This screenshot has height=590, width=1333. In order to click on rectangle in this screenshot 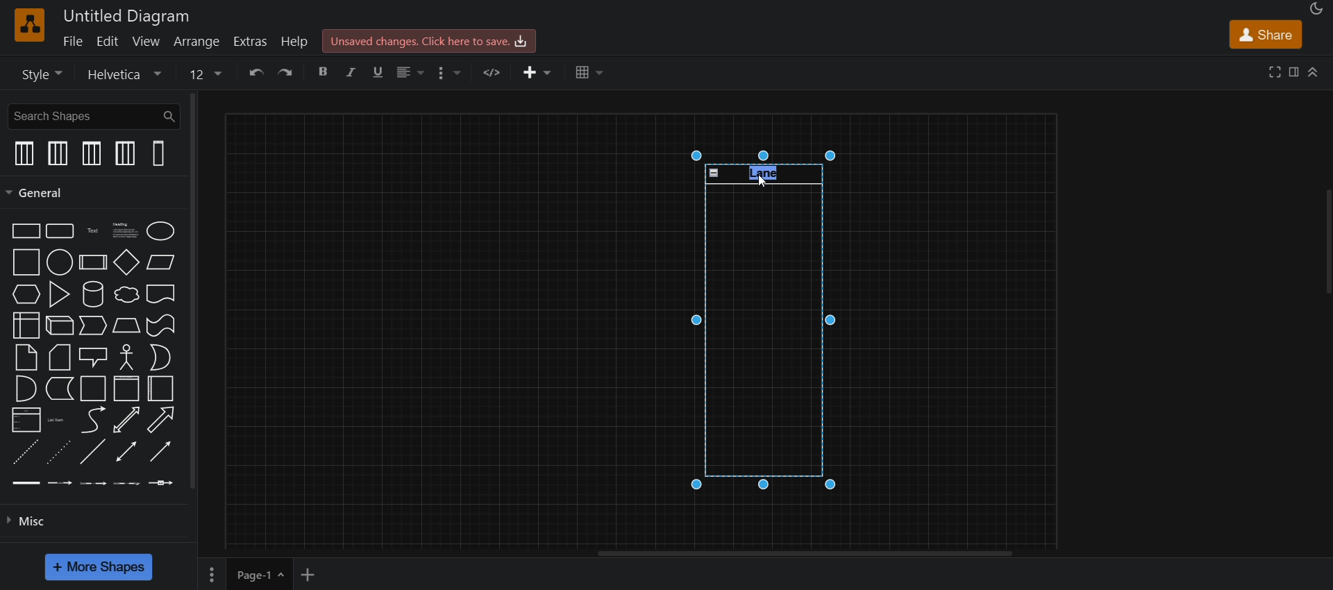, I will do `click(22, 230)`.